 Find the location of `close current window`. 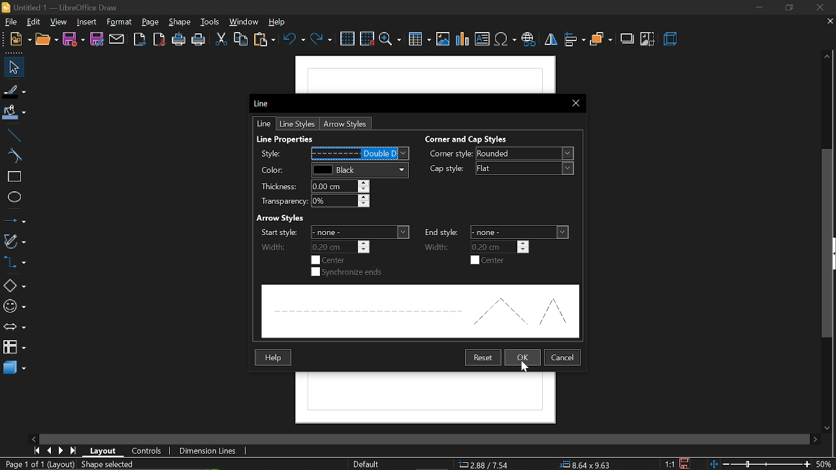

close current window is located at coordinates (576, 103).